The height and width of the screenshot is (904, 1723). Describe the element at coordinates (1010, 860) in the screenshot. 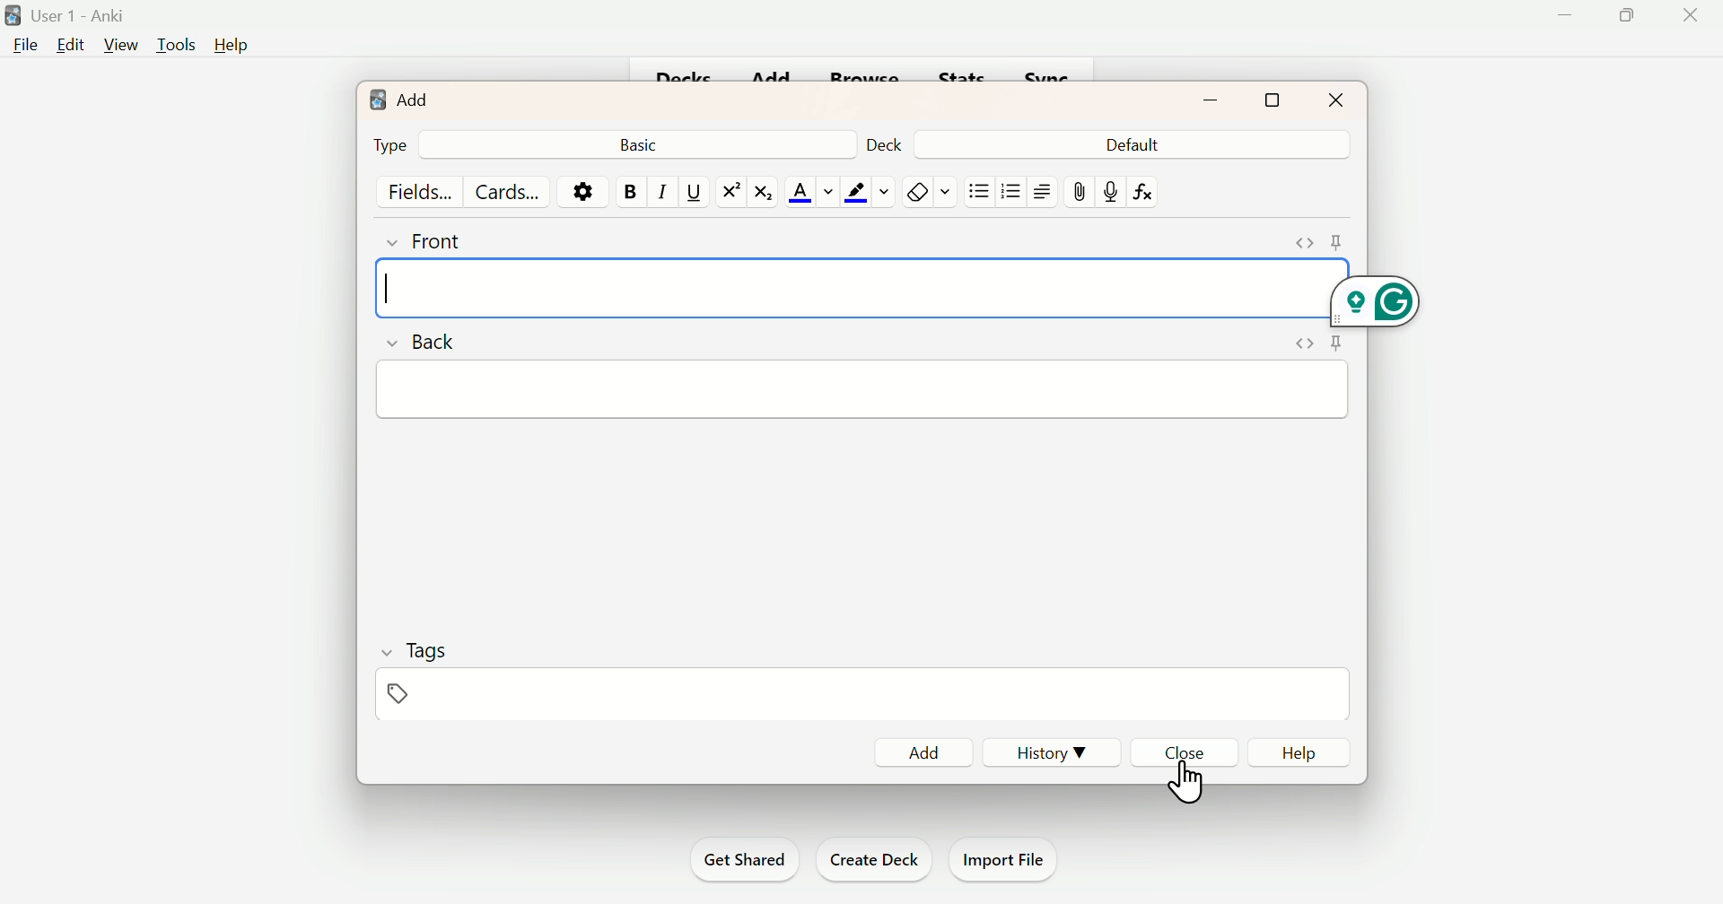

I see `Import File` at that location.